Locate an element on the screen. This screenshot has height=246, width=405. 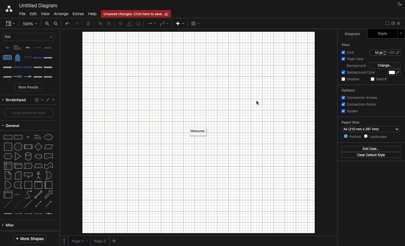
Help is located at coordinates (92, 14).